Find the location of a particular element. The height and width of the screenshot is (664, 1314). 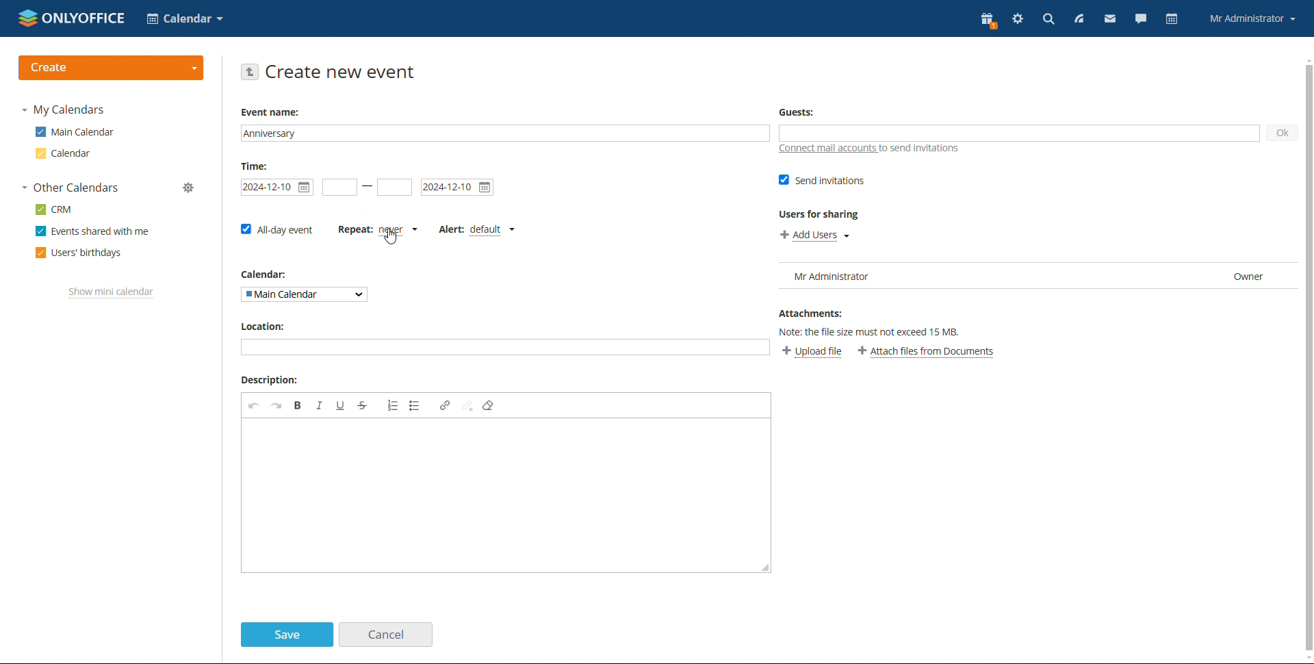

all-day event checkbox is located at coordinates (276, 229).